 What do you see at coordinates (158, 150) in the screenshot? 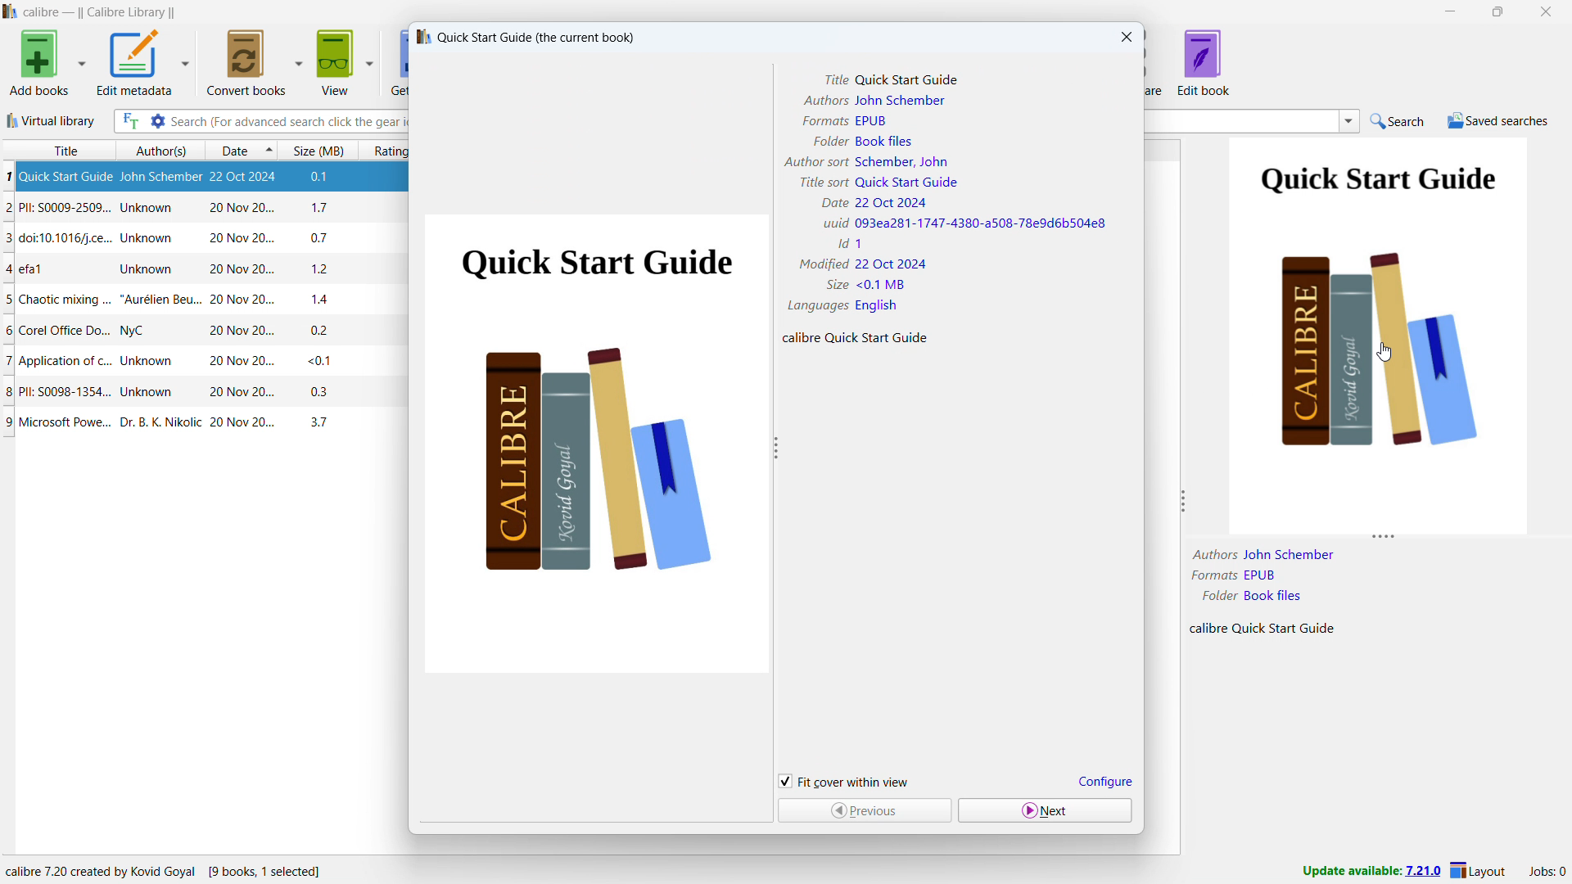
I see `authors` at bounding box center [158, 150].